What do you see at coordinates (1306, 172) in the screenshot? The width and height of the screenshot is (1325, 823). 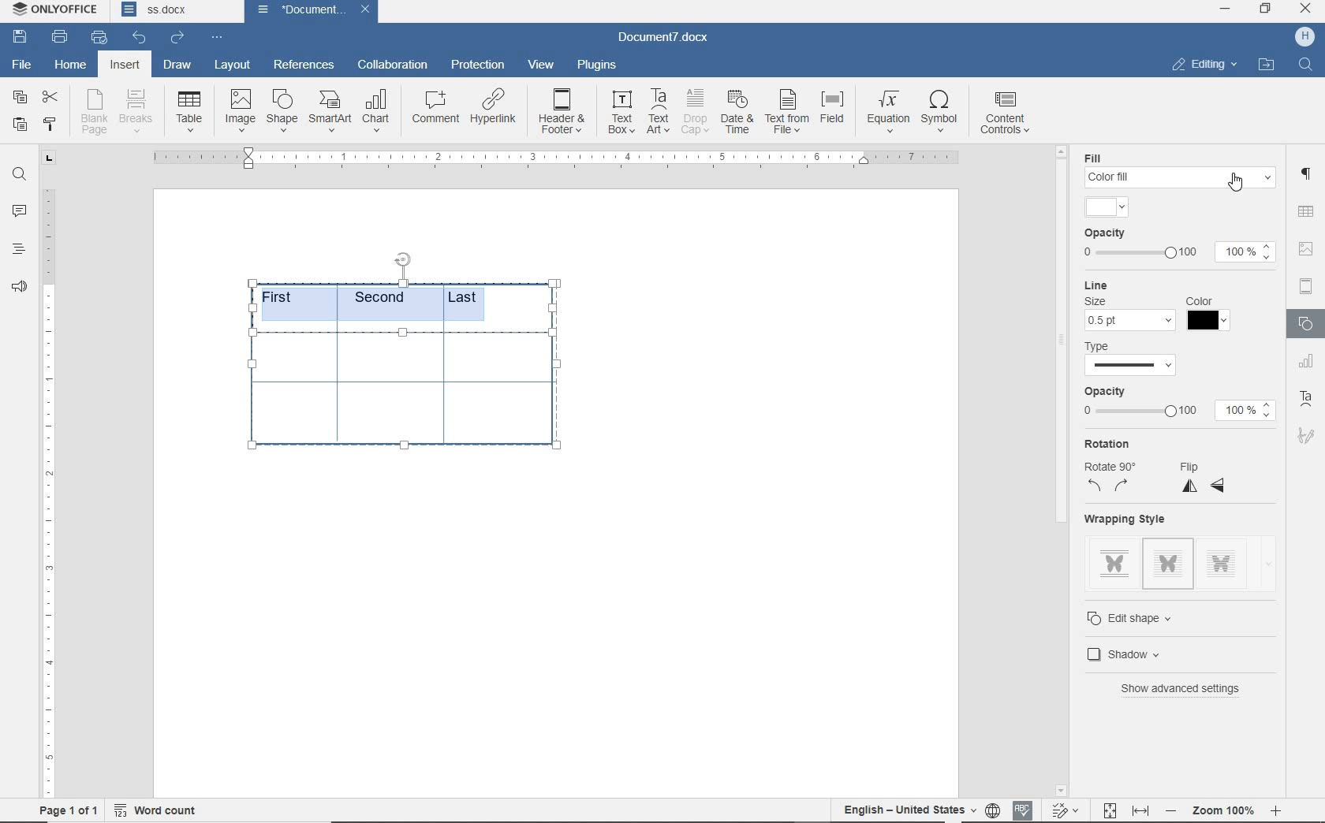 I see `PARAGRAPH SETTINGS` at bounding box center [1306, 172].